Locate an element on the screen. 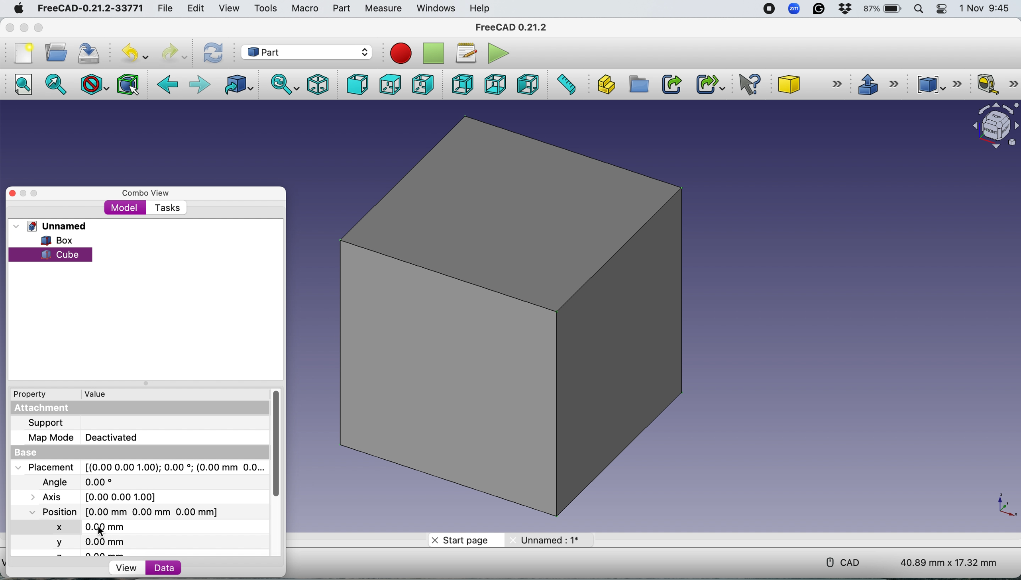  Macros is located at coordinates (469, 53).